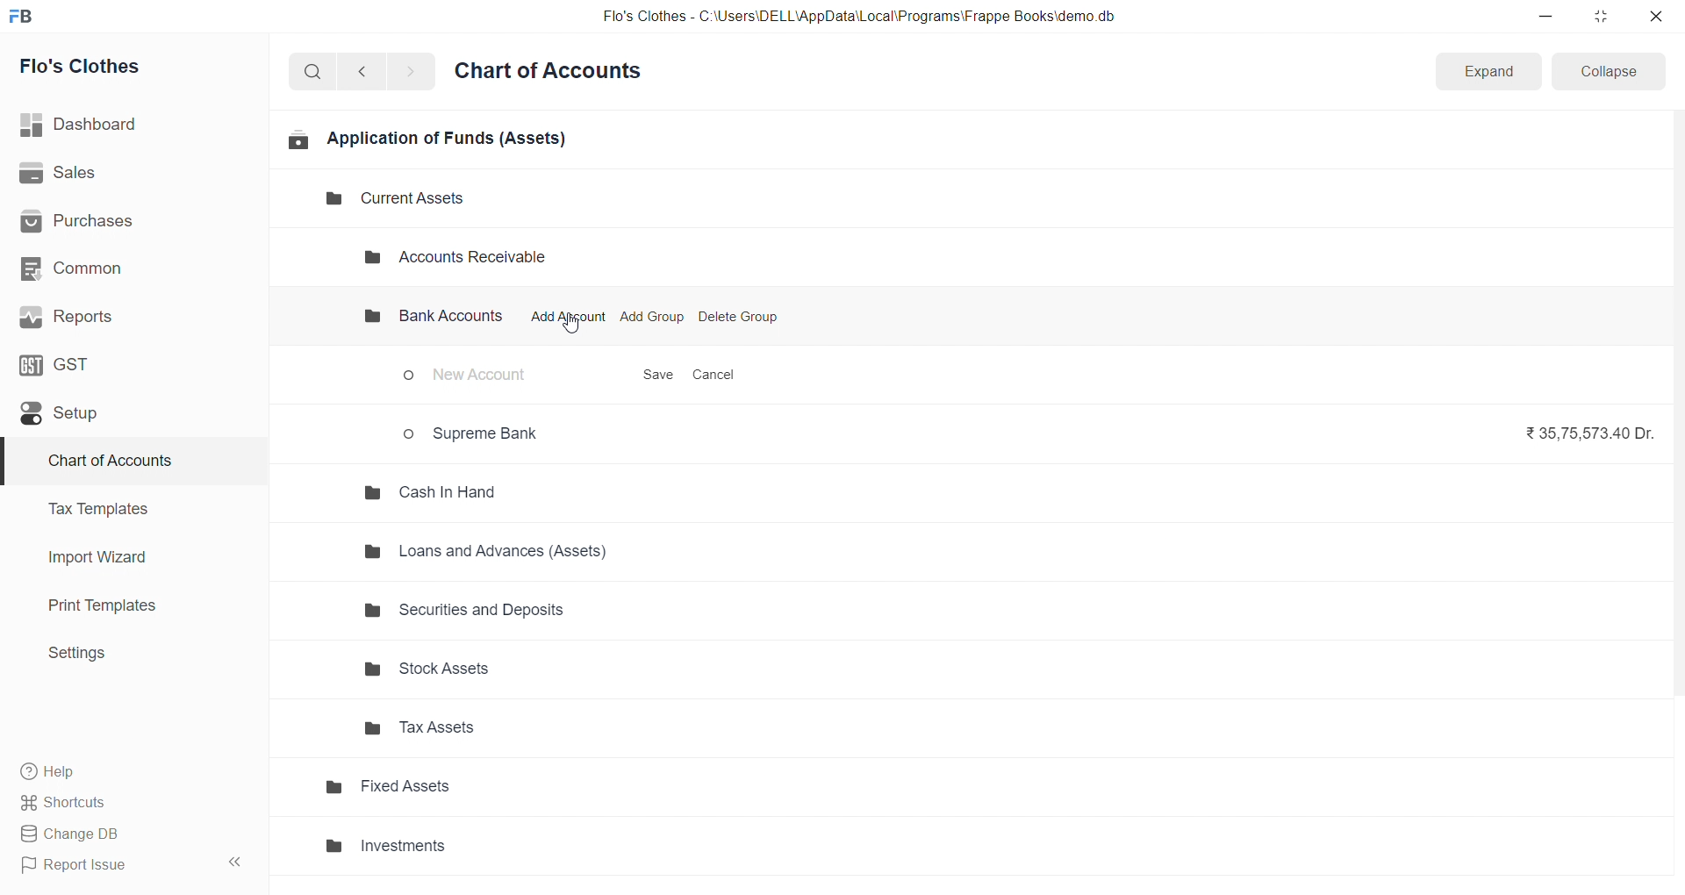 The width and height of the screenshot is (1685, 895). Describe the element at coordinates (1655, 16) in the screenshot. I see `close` at that location.